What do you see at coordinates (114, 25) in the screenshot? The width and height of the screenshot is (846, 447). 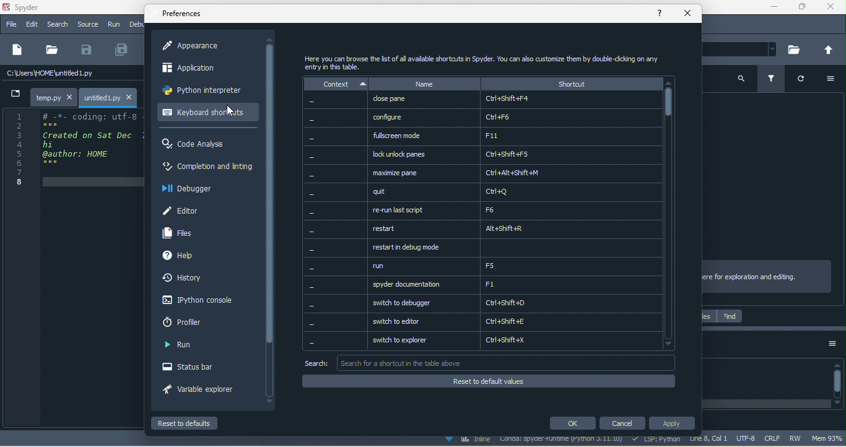 I see `run` at bounding box center [114, 25].